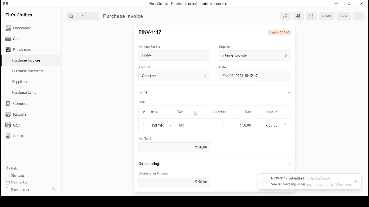 The image size is (369, 207). I want to click on icon, so click(6, 4).